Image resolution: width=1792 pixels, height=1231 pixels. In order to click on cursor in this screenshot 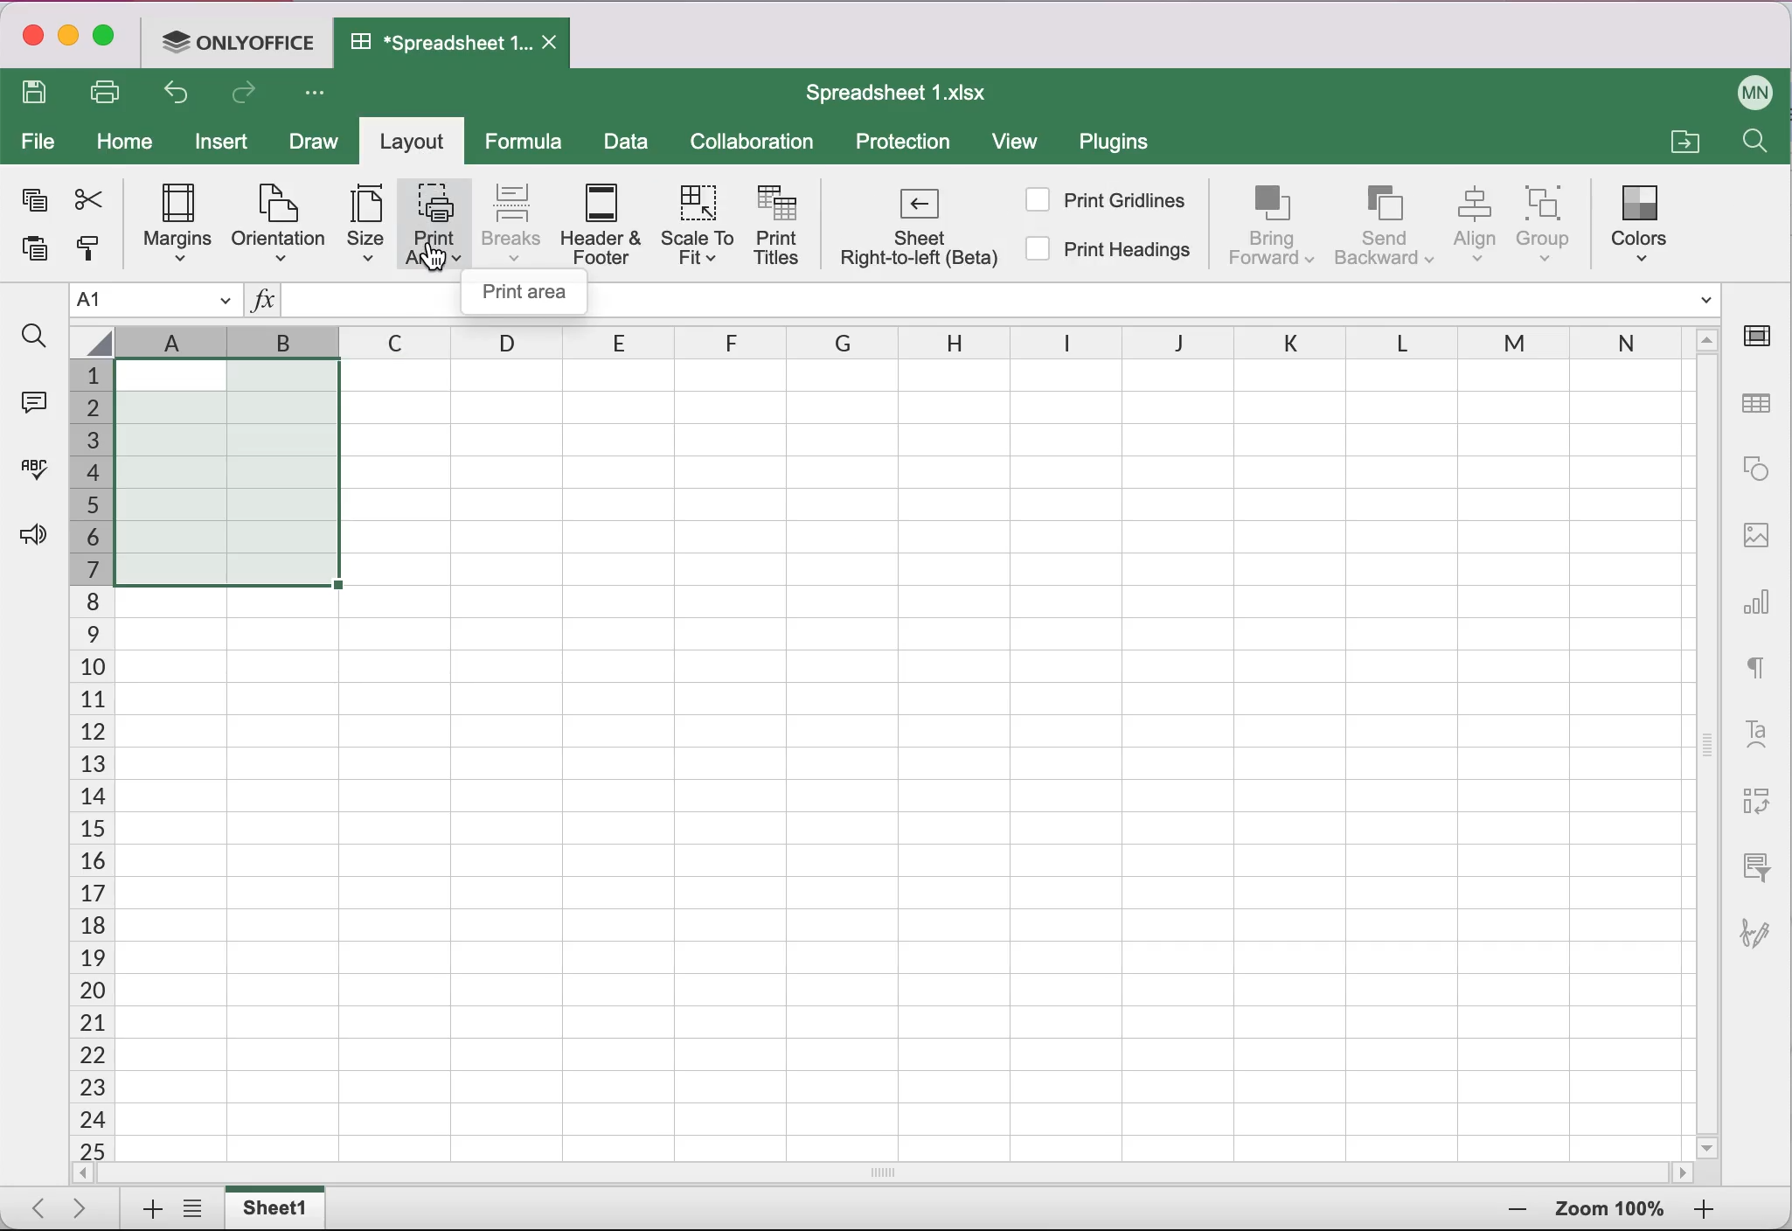, I will do `click(434, 257)`.